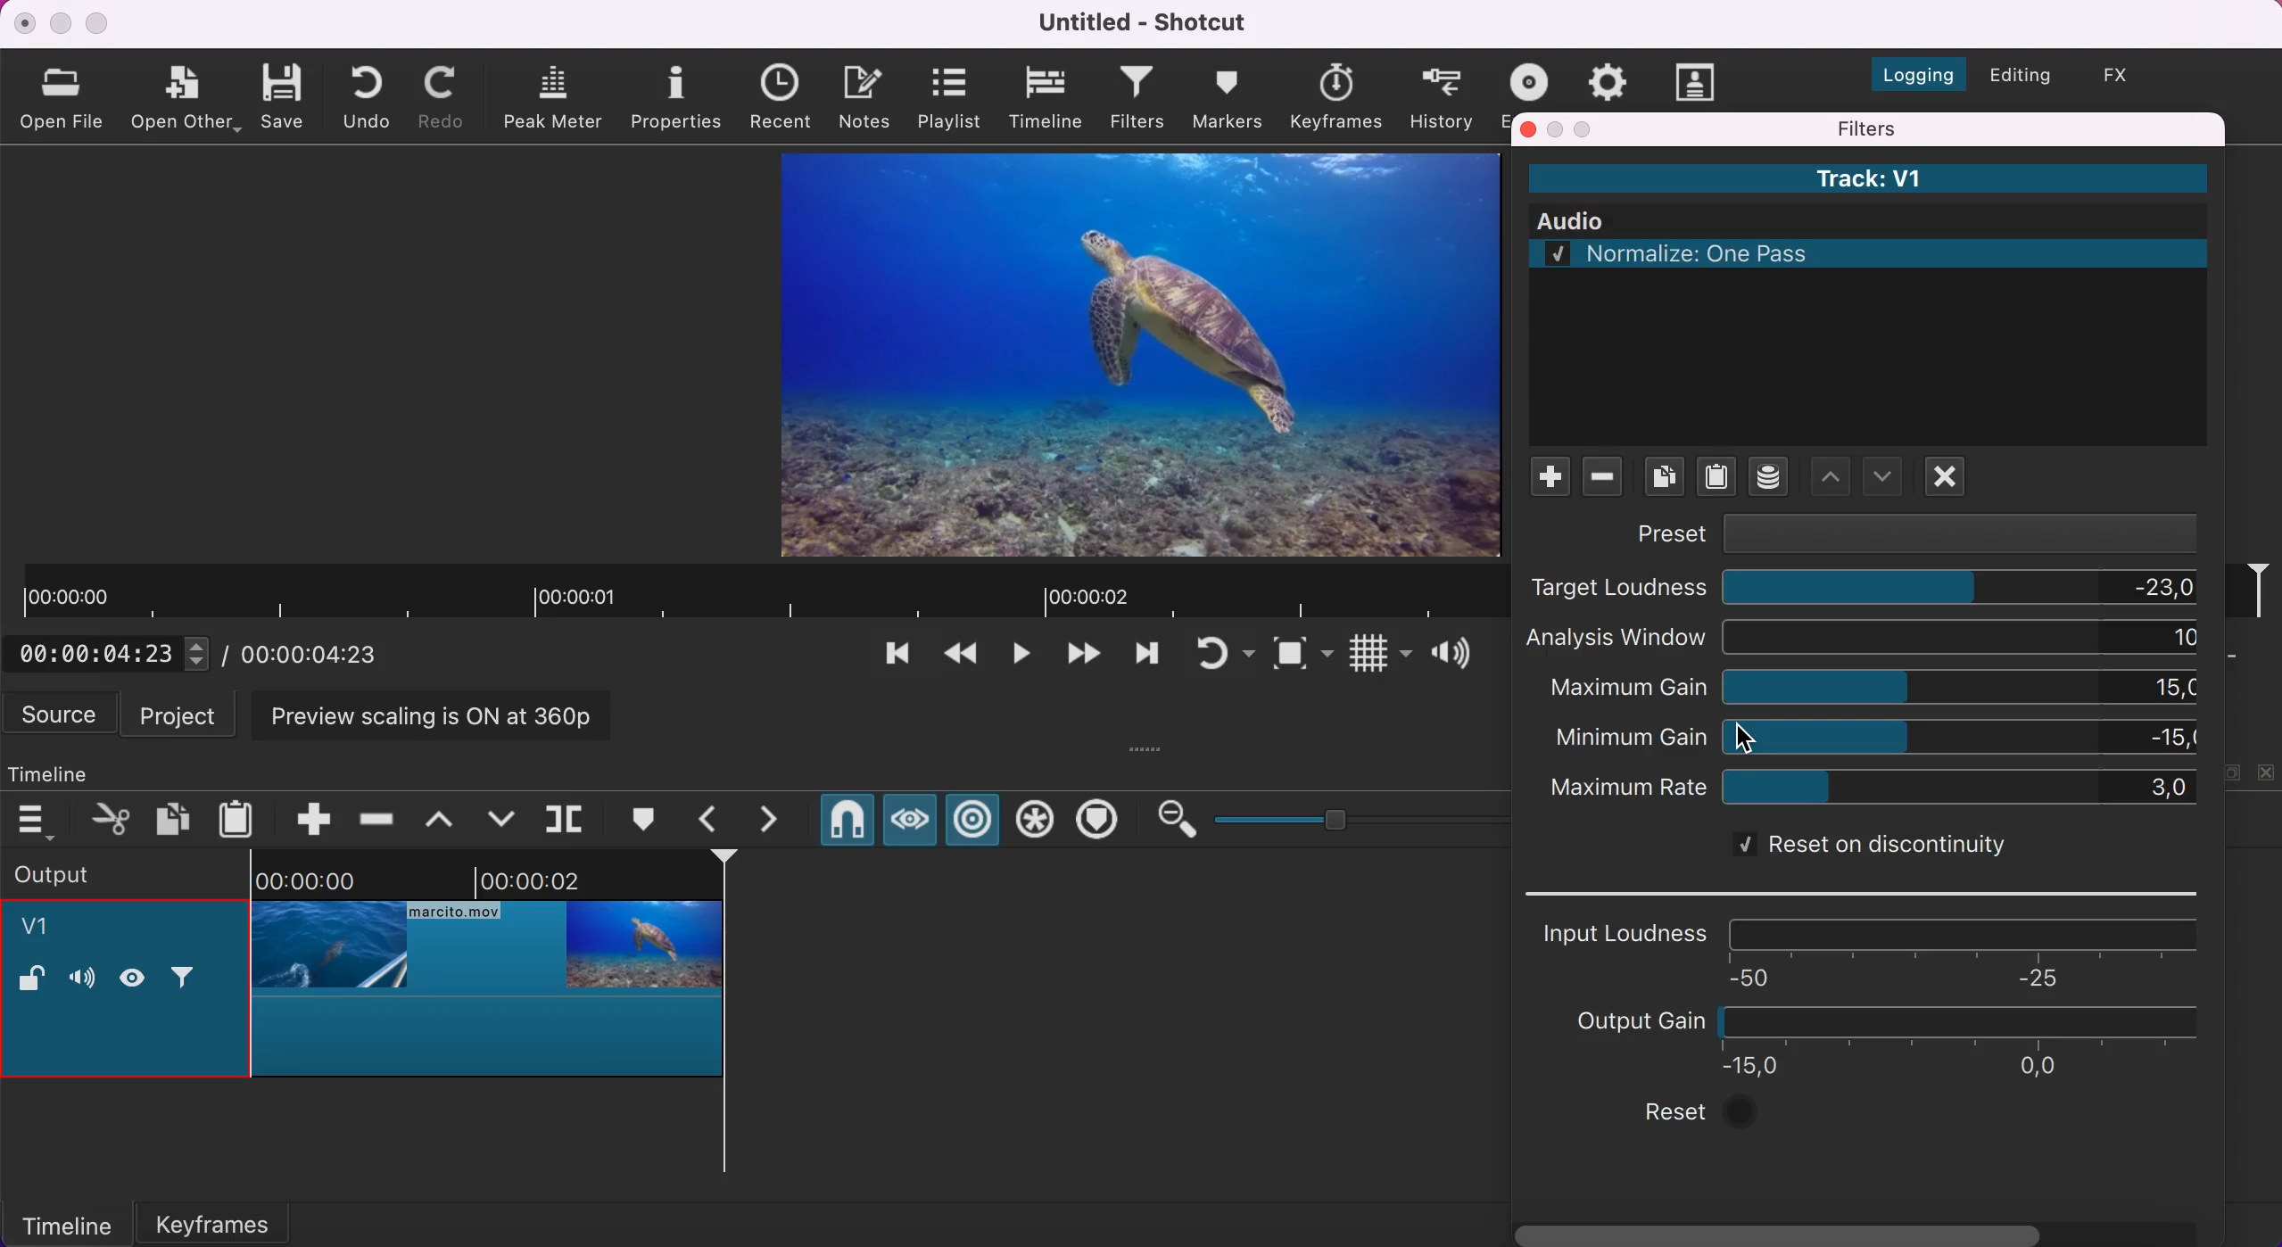  Describe the element at coordinates (1914, 533) in the screenshot. I see `preset` at that location.